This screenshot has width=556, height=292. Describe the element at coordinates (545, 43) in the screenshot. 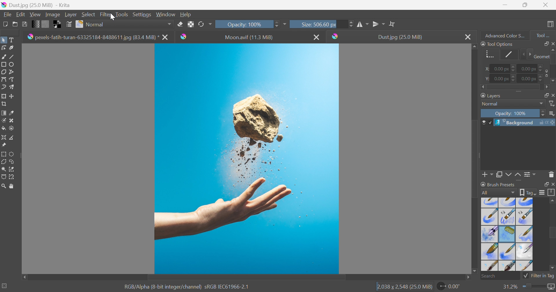

I see `Float Docker` at that location.